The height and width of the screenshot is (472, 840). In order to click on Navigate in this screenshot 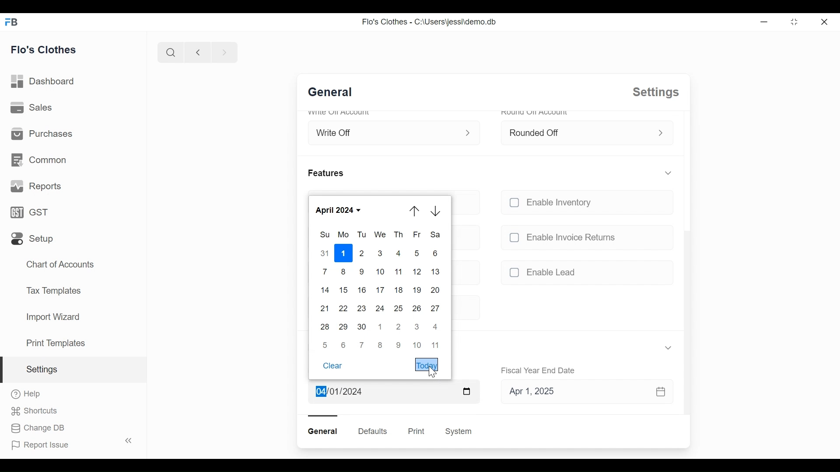, I will do `click(223, 52)`.